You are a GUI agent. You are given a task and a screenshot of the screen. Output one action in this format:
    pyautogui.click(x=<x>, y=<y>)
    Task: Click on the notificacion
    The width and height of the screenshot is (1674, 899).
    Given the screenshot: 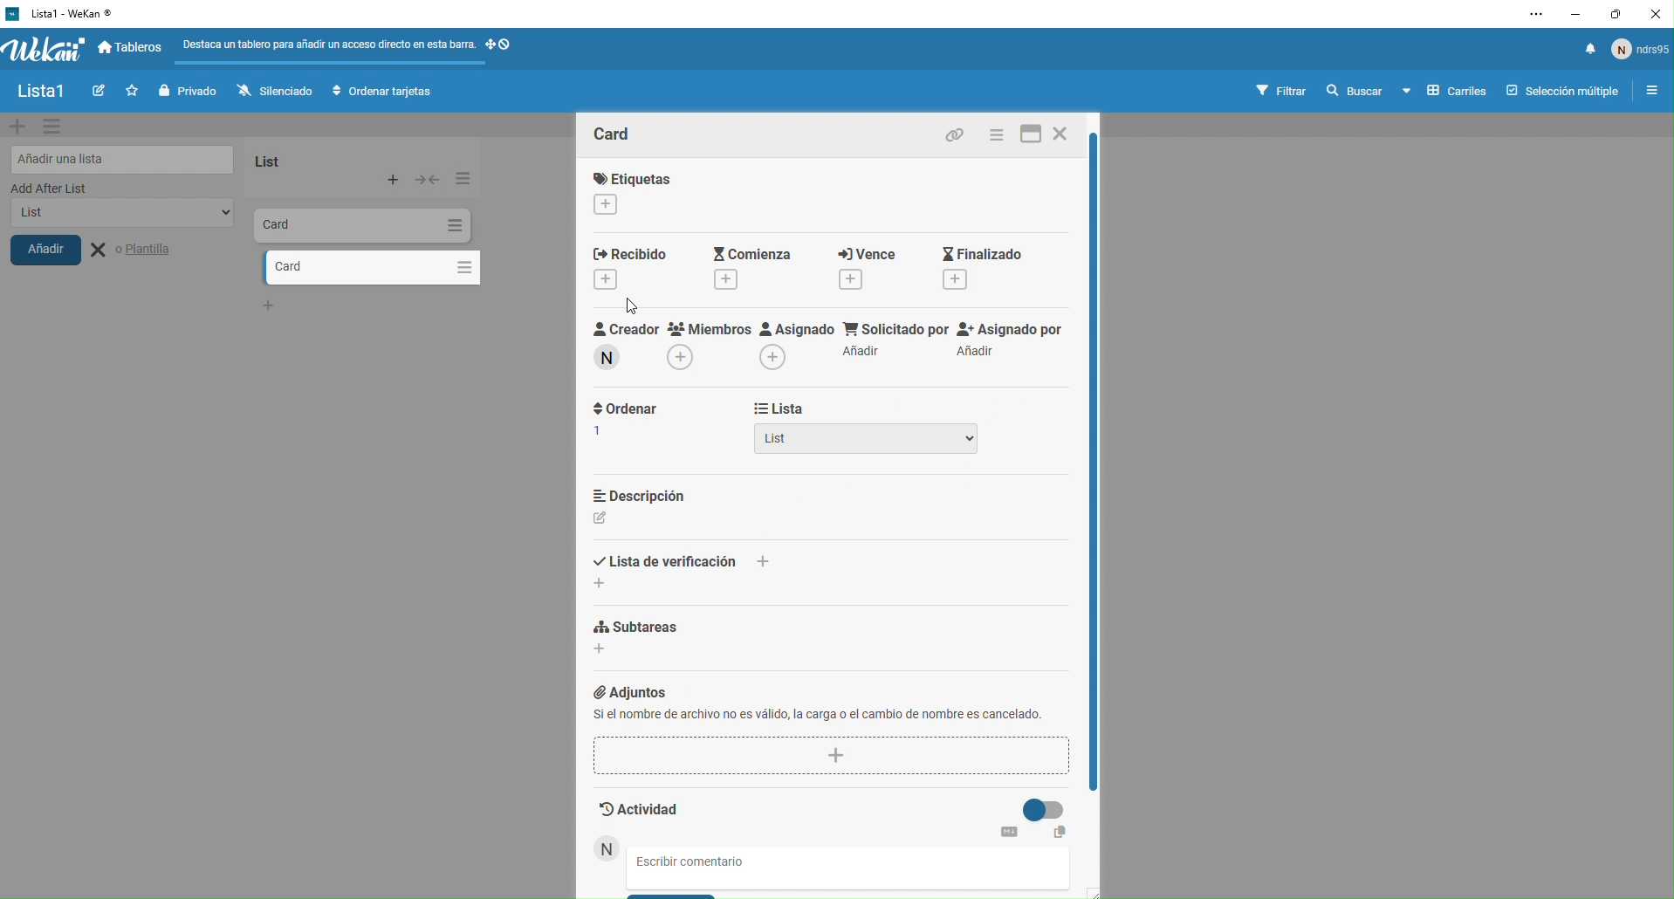 What is the action you would take?
    pyautogui.click(x=1584, y=53)
    